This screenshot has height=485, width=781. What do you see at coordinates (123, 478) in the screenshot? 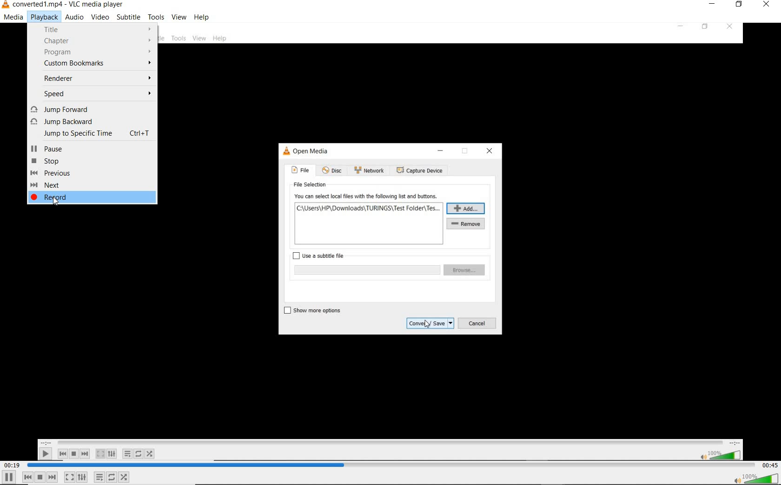
I see `random` at bounding box center [123, 478].